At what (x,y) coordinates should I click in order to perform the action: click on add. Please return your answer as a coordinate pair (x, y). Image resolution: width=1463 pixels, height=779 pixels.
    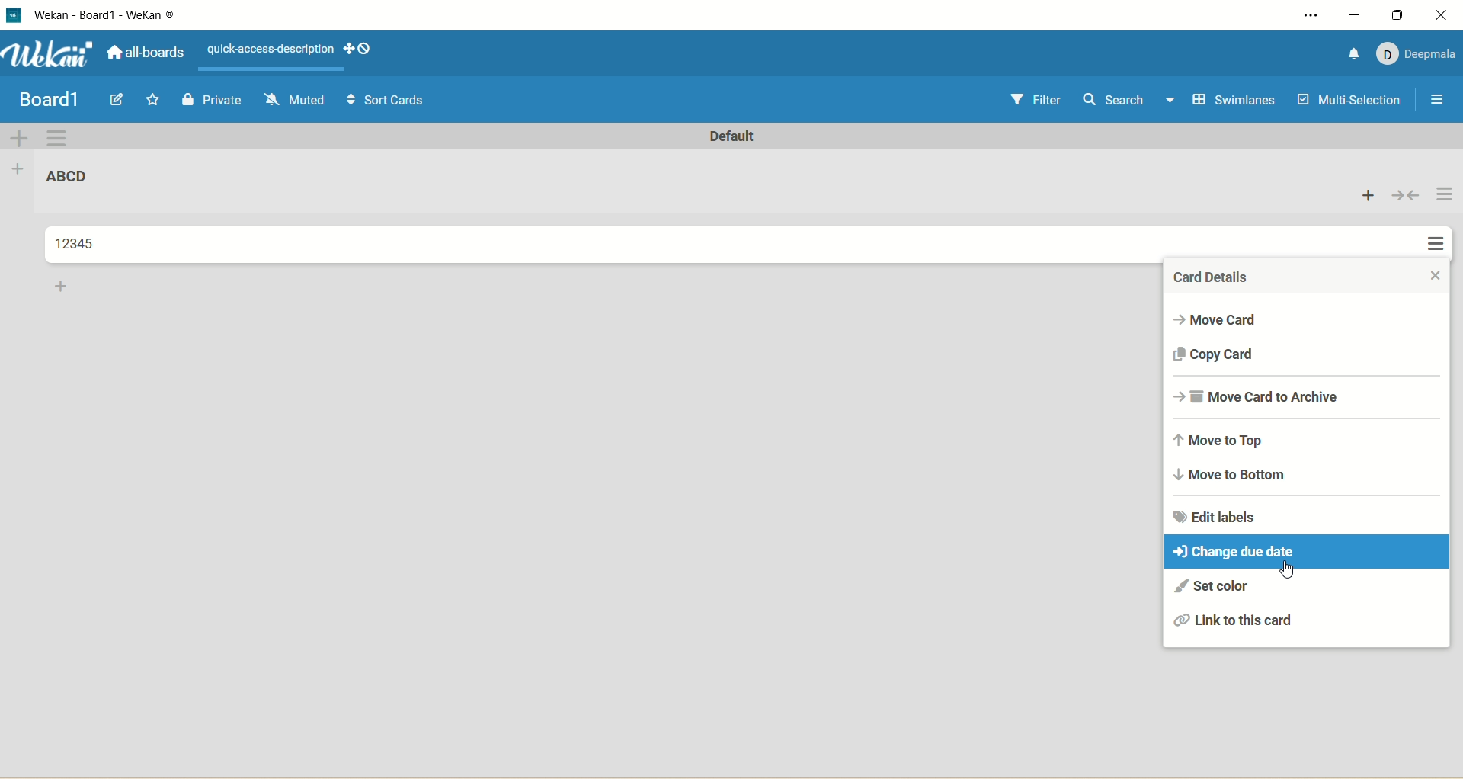
    Looking at the image, I should click on (1369, 194).